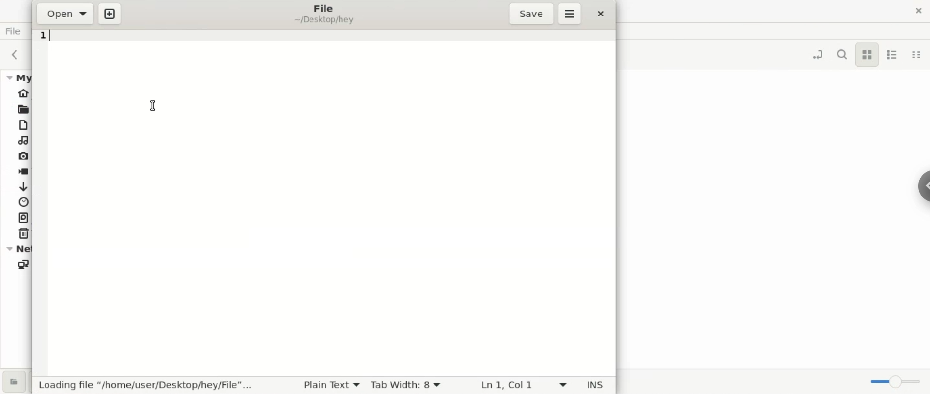  Describe the element at coordinates (110, 13) in the screenshot. I see `new` at that location.